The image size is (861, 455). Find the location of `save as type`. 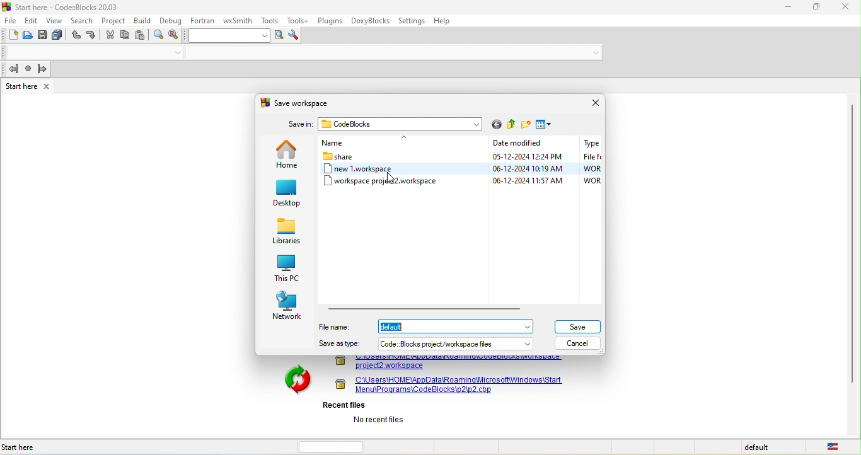

save as type is located at coordinates (340, 344).